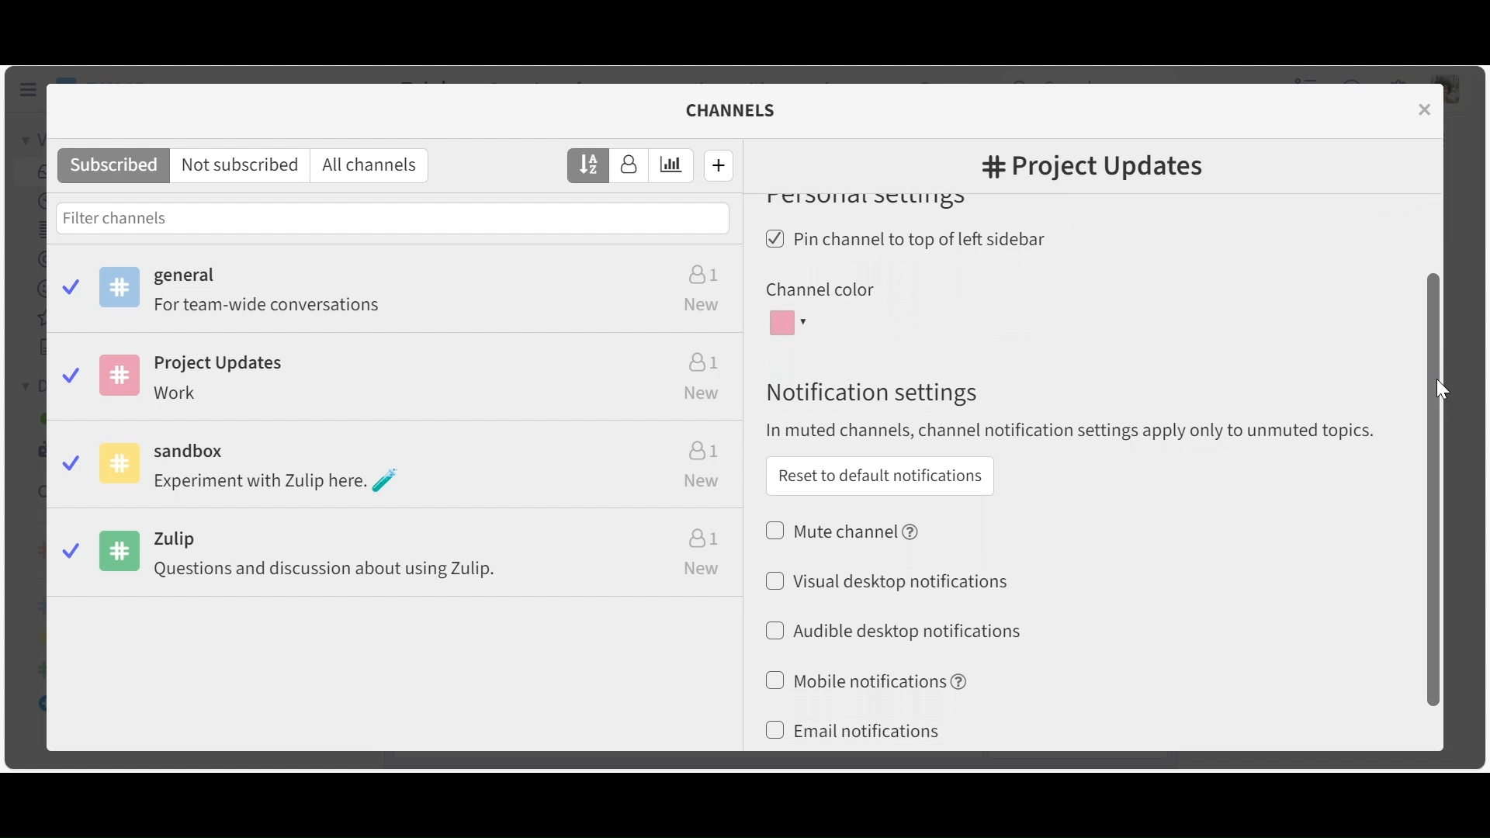 The image size is (1490, 838). What do you see at coordinates (844, 530) in the screenshot?
I see `(un)select Mute channel ` at bounding box center [844, 530].